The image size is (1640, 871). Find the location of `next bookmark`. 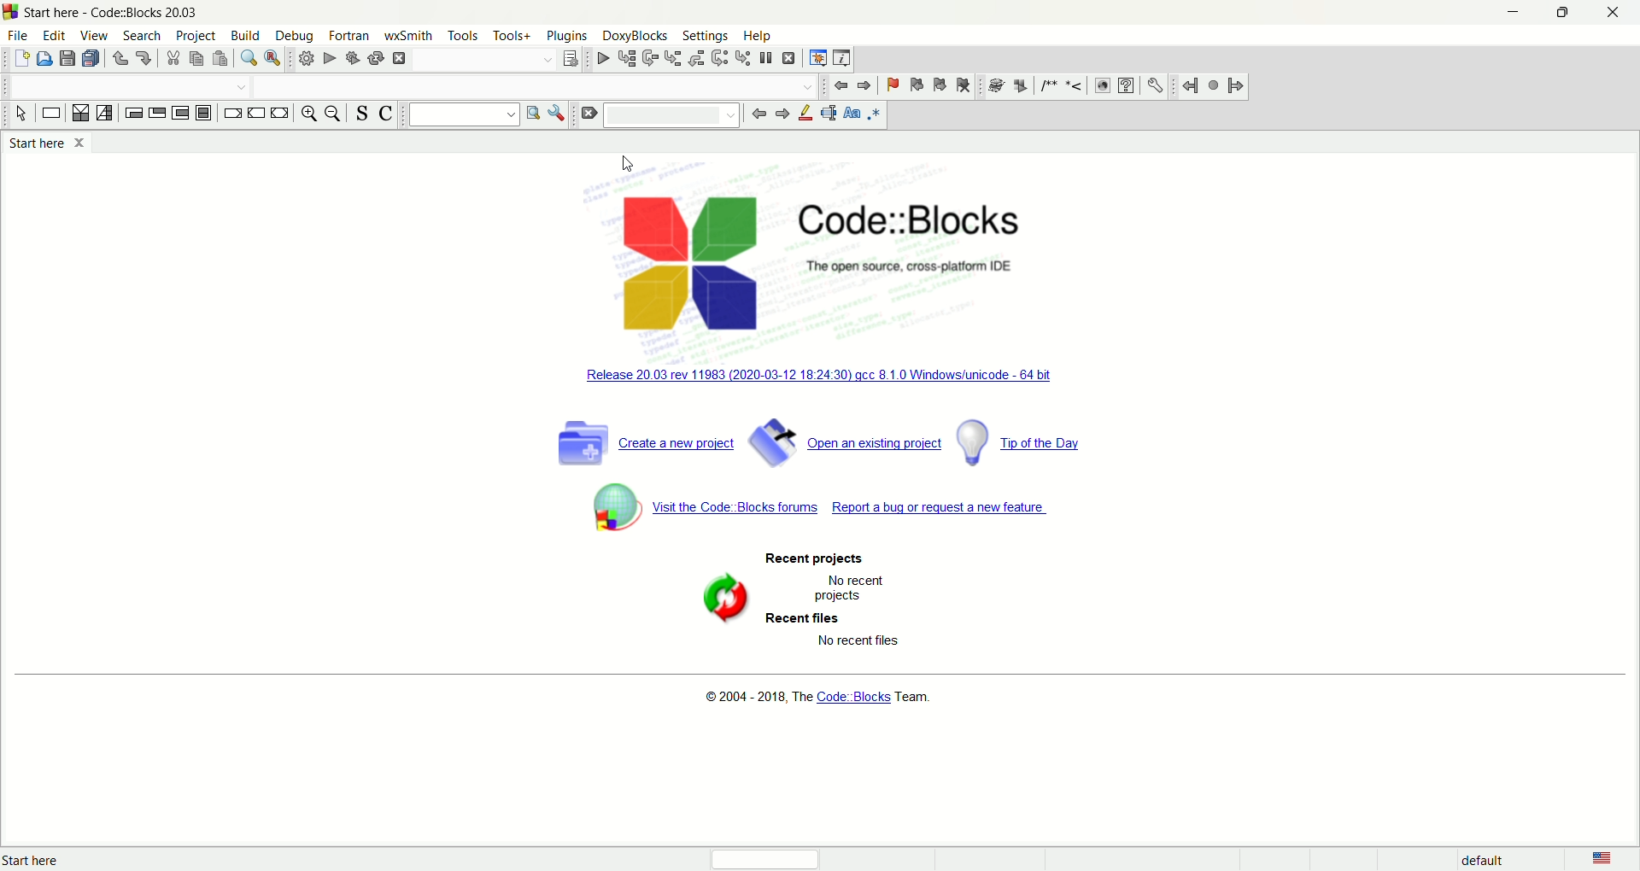

next bookmark is located at coordinates (939, 85).